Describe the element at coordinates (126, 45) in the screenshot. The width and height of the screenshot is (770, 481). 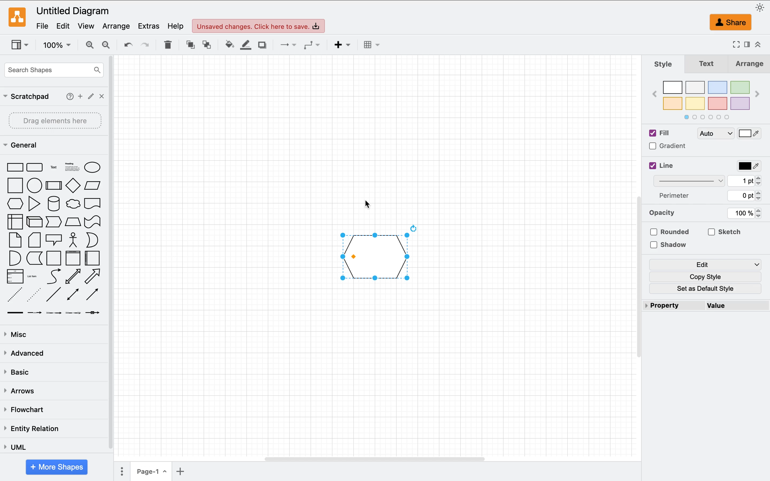
I see `undi` at that location.